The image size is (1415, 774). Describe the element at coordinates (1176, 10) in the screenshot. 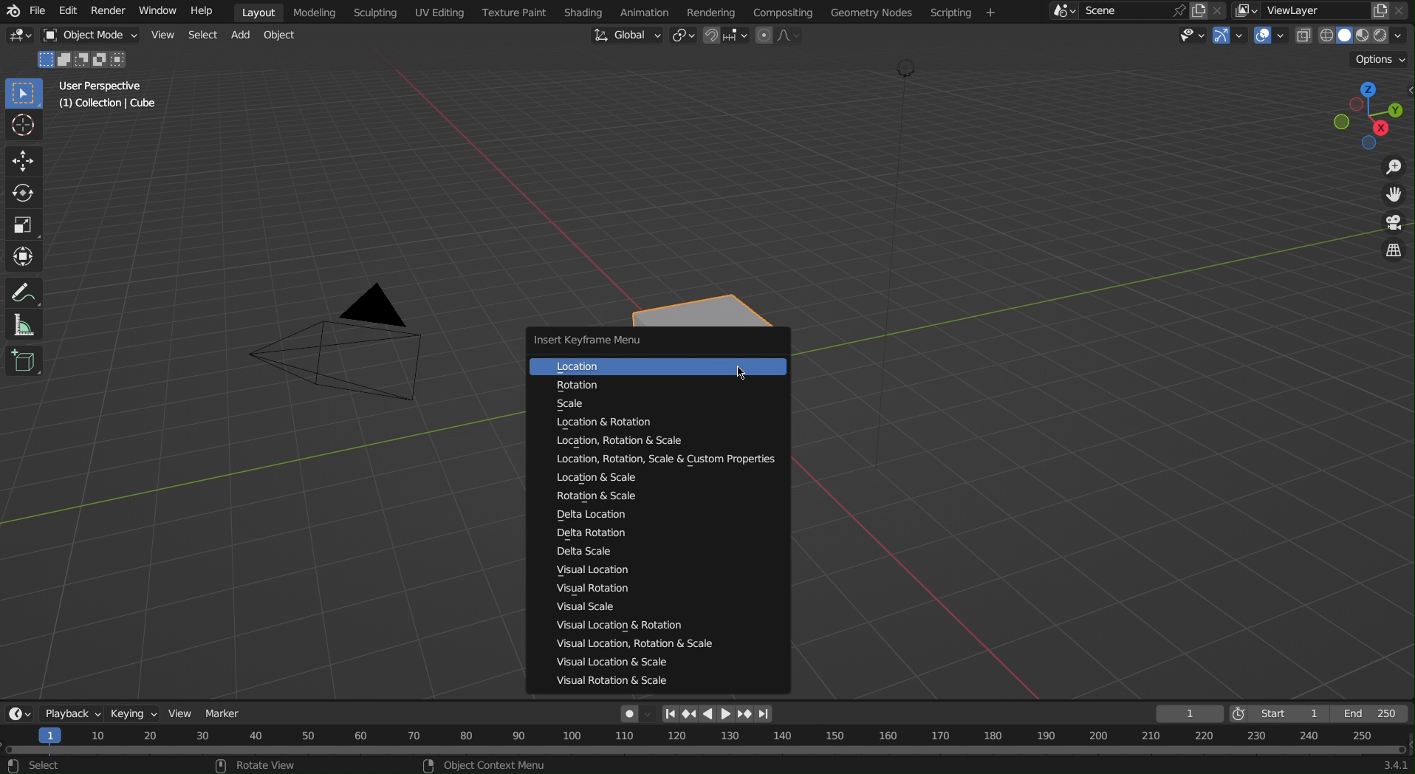

I see `pin` at that location.